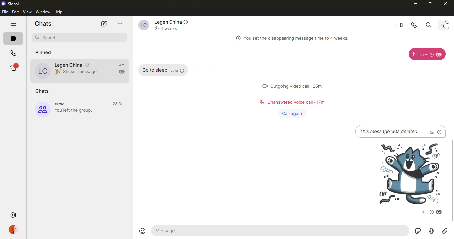 The width and height of the screenshot is (454, 239). Describe the element at coordinates (432, 231) in the screenshot. I see `record` at that location.